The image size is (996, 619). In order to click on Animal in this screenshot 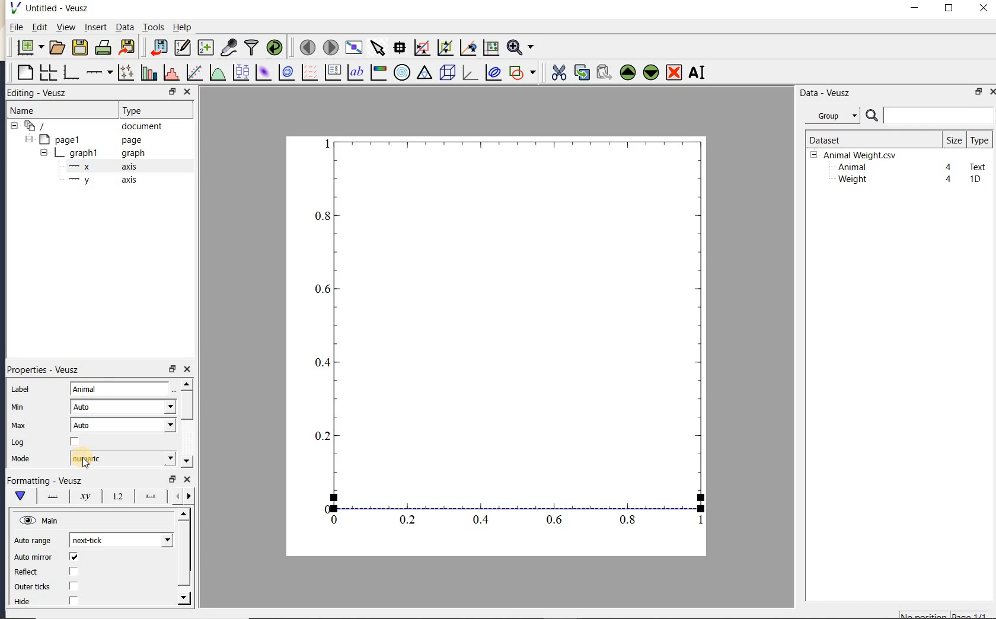, I will do `click(121, 390)`.